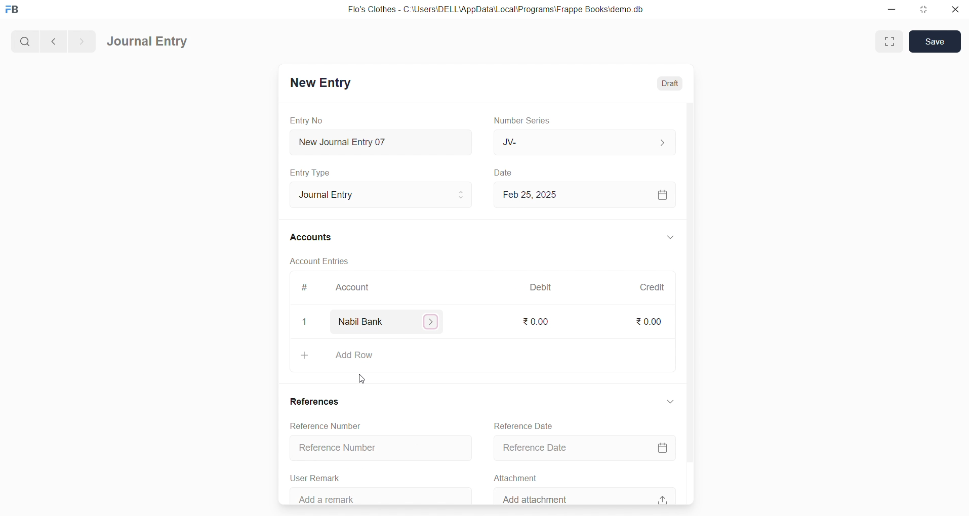  What do you see at coordinates (891, 41) in the screenshot?
I see `maximize window` at bounding box center [891, 41].